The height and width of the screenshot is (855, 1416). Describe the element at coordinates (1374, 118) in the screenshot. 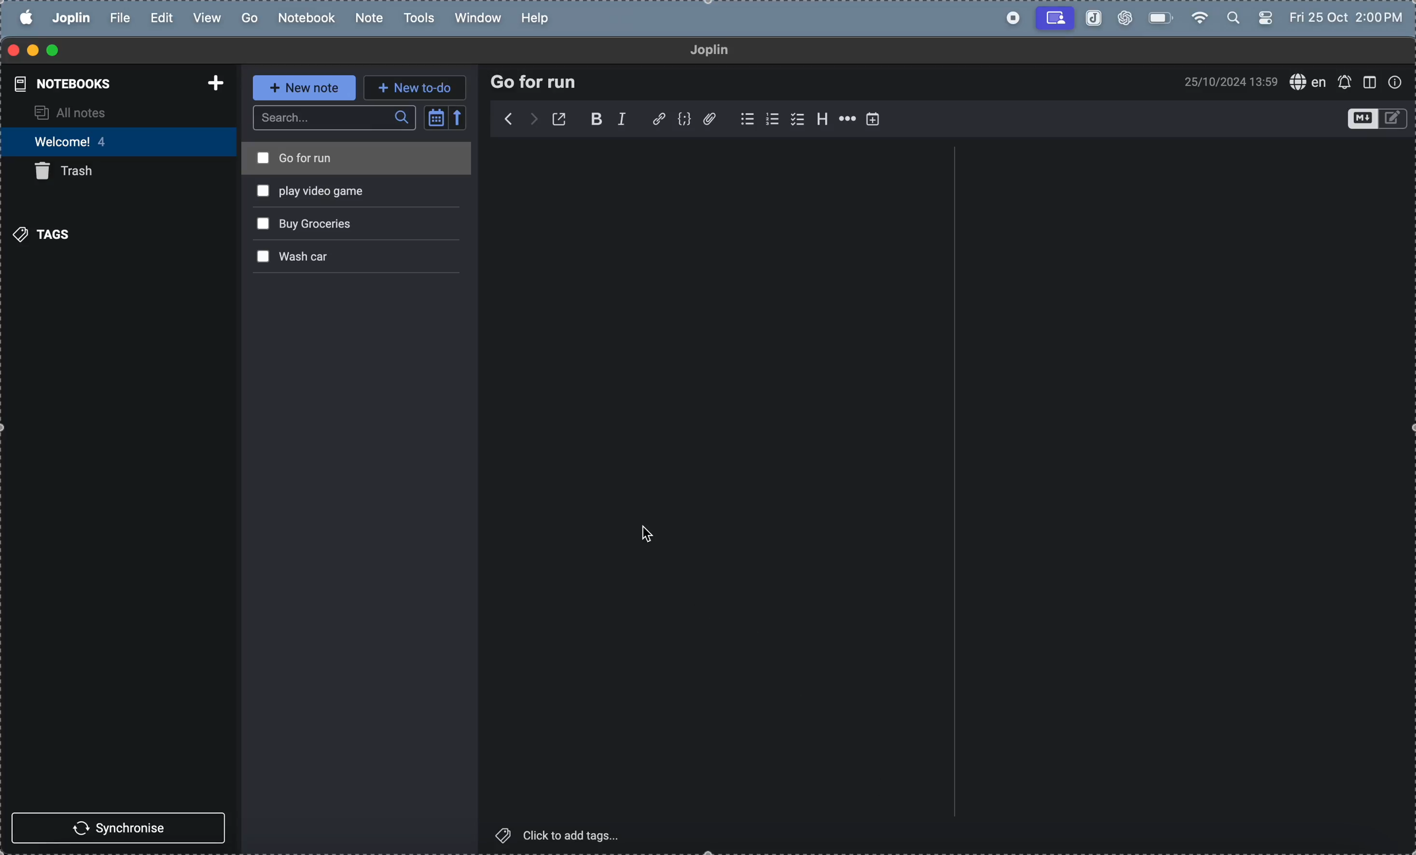

I see `toggle editors` at that location.